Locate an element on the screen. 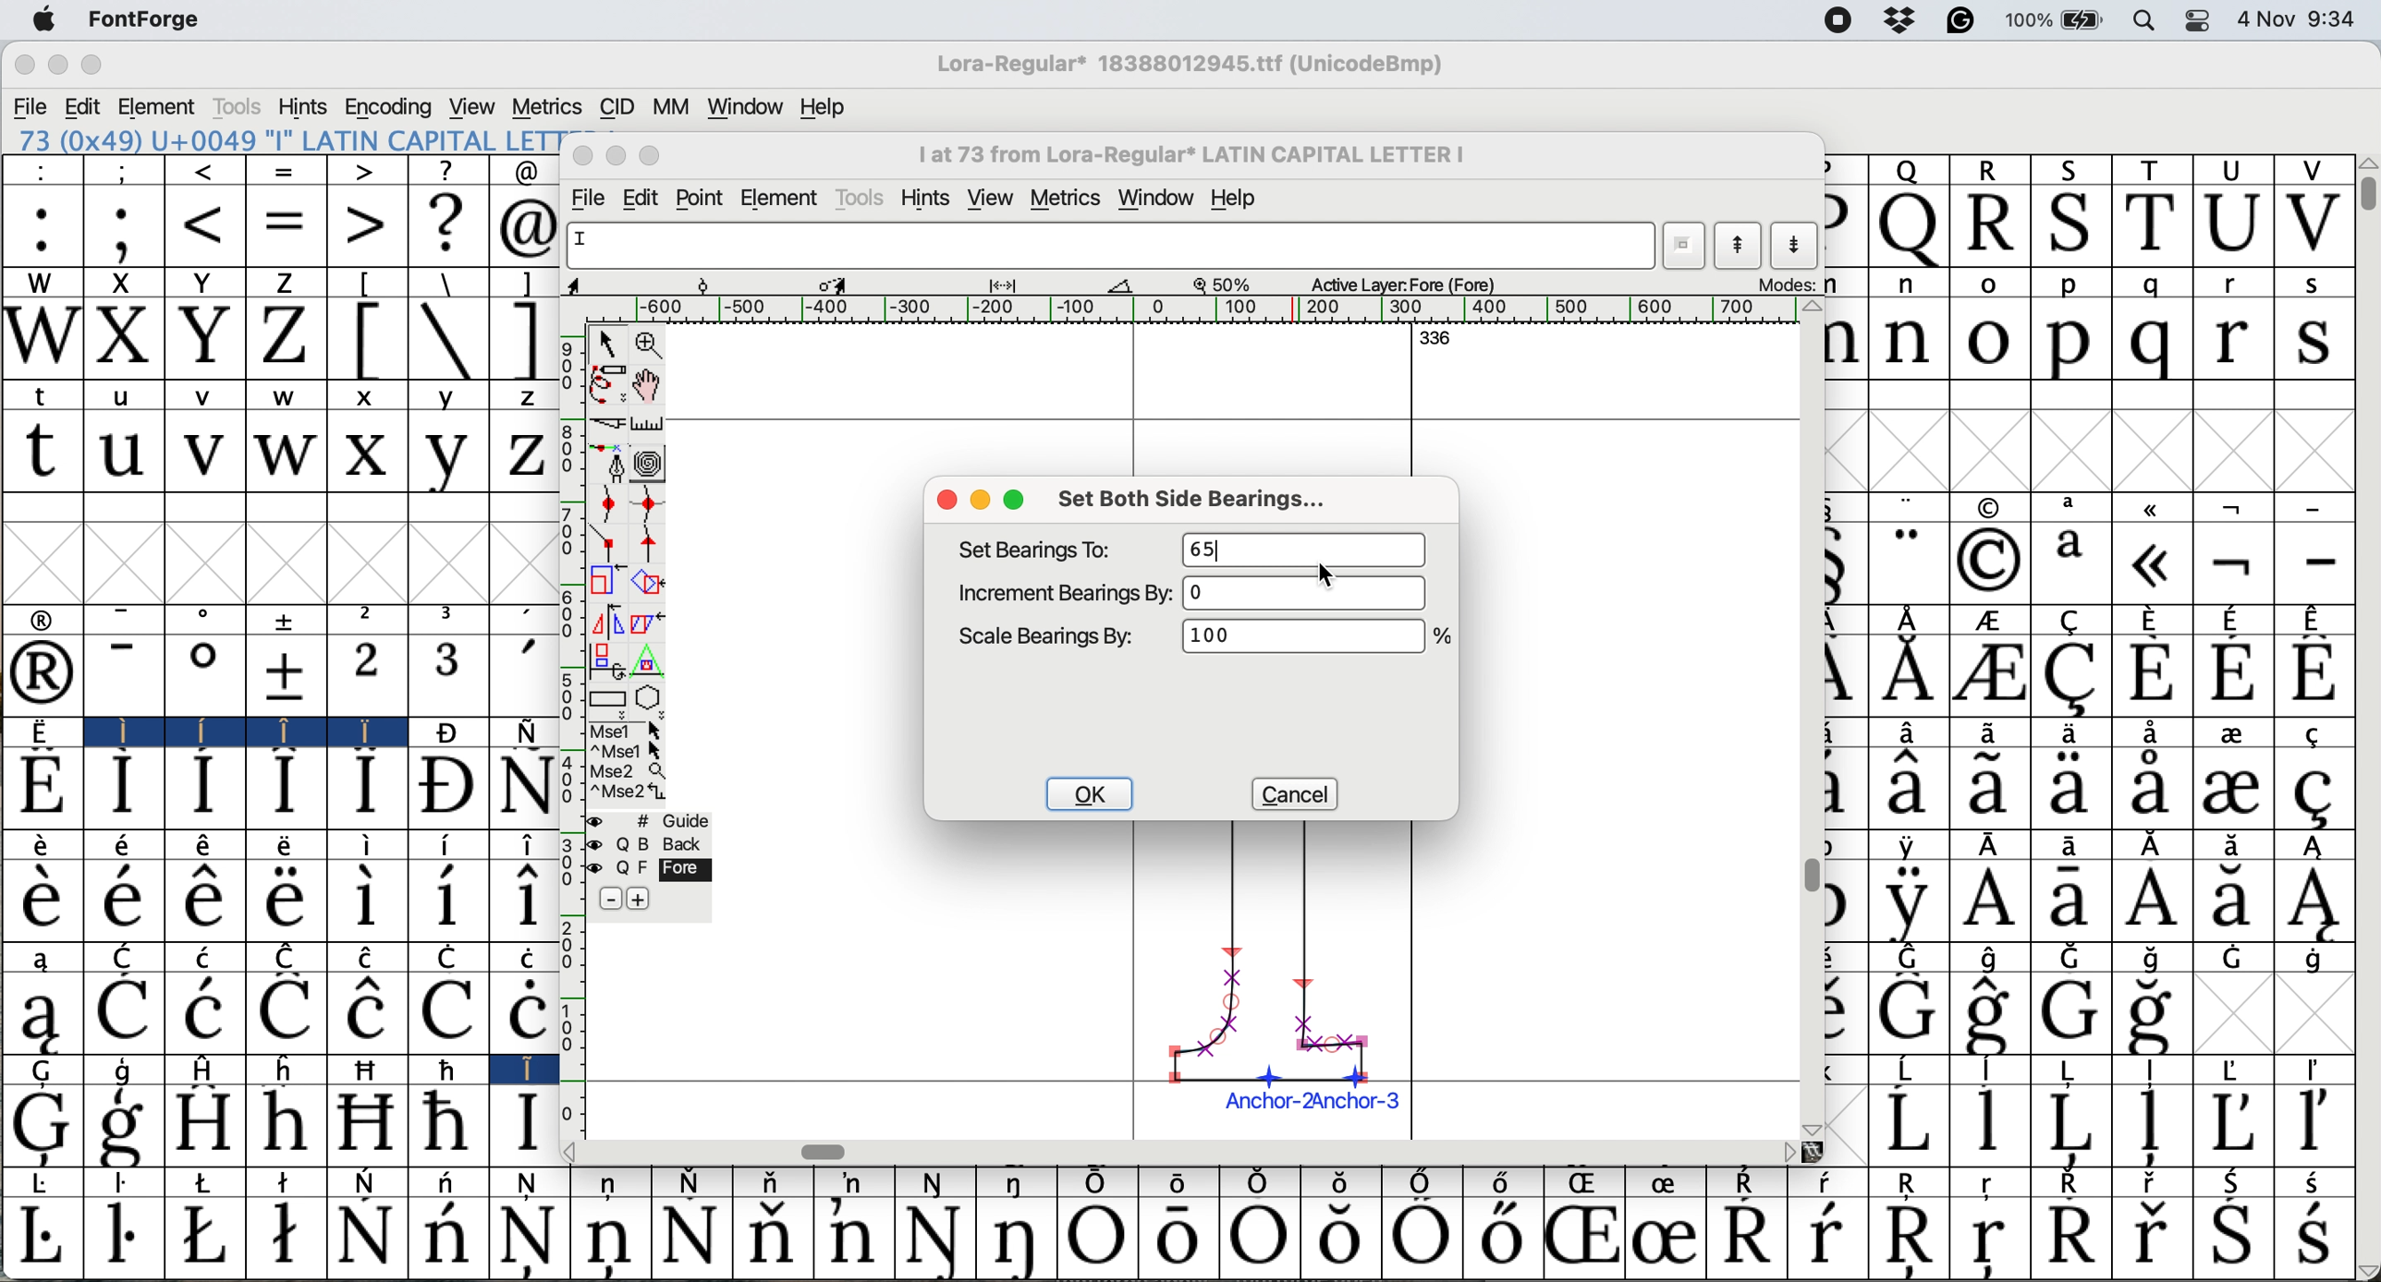 The height and width of the screenshot is (1282, 2381). g is located at coordinates (126, 1070).